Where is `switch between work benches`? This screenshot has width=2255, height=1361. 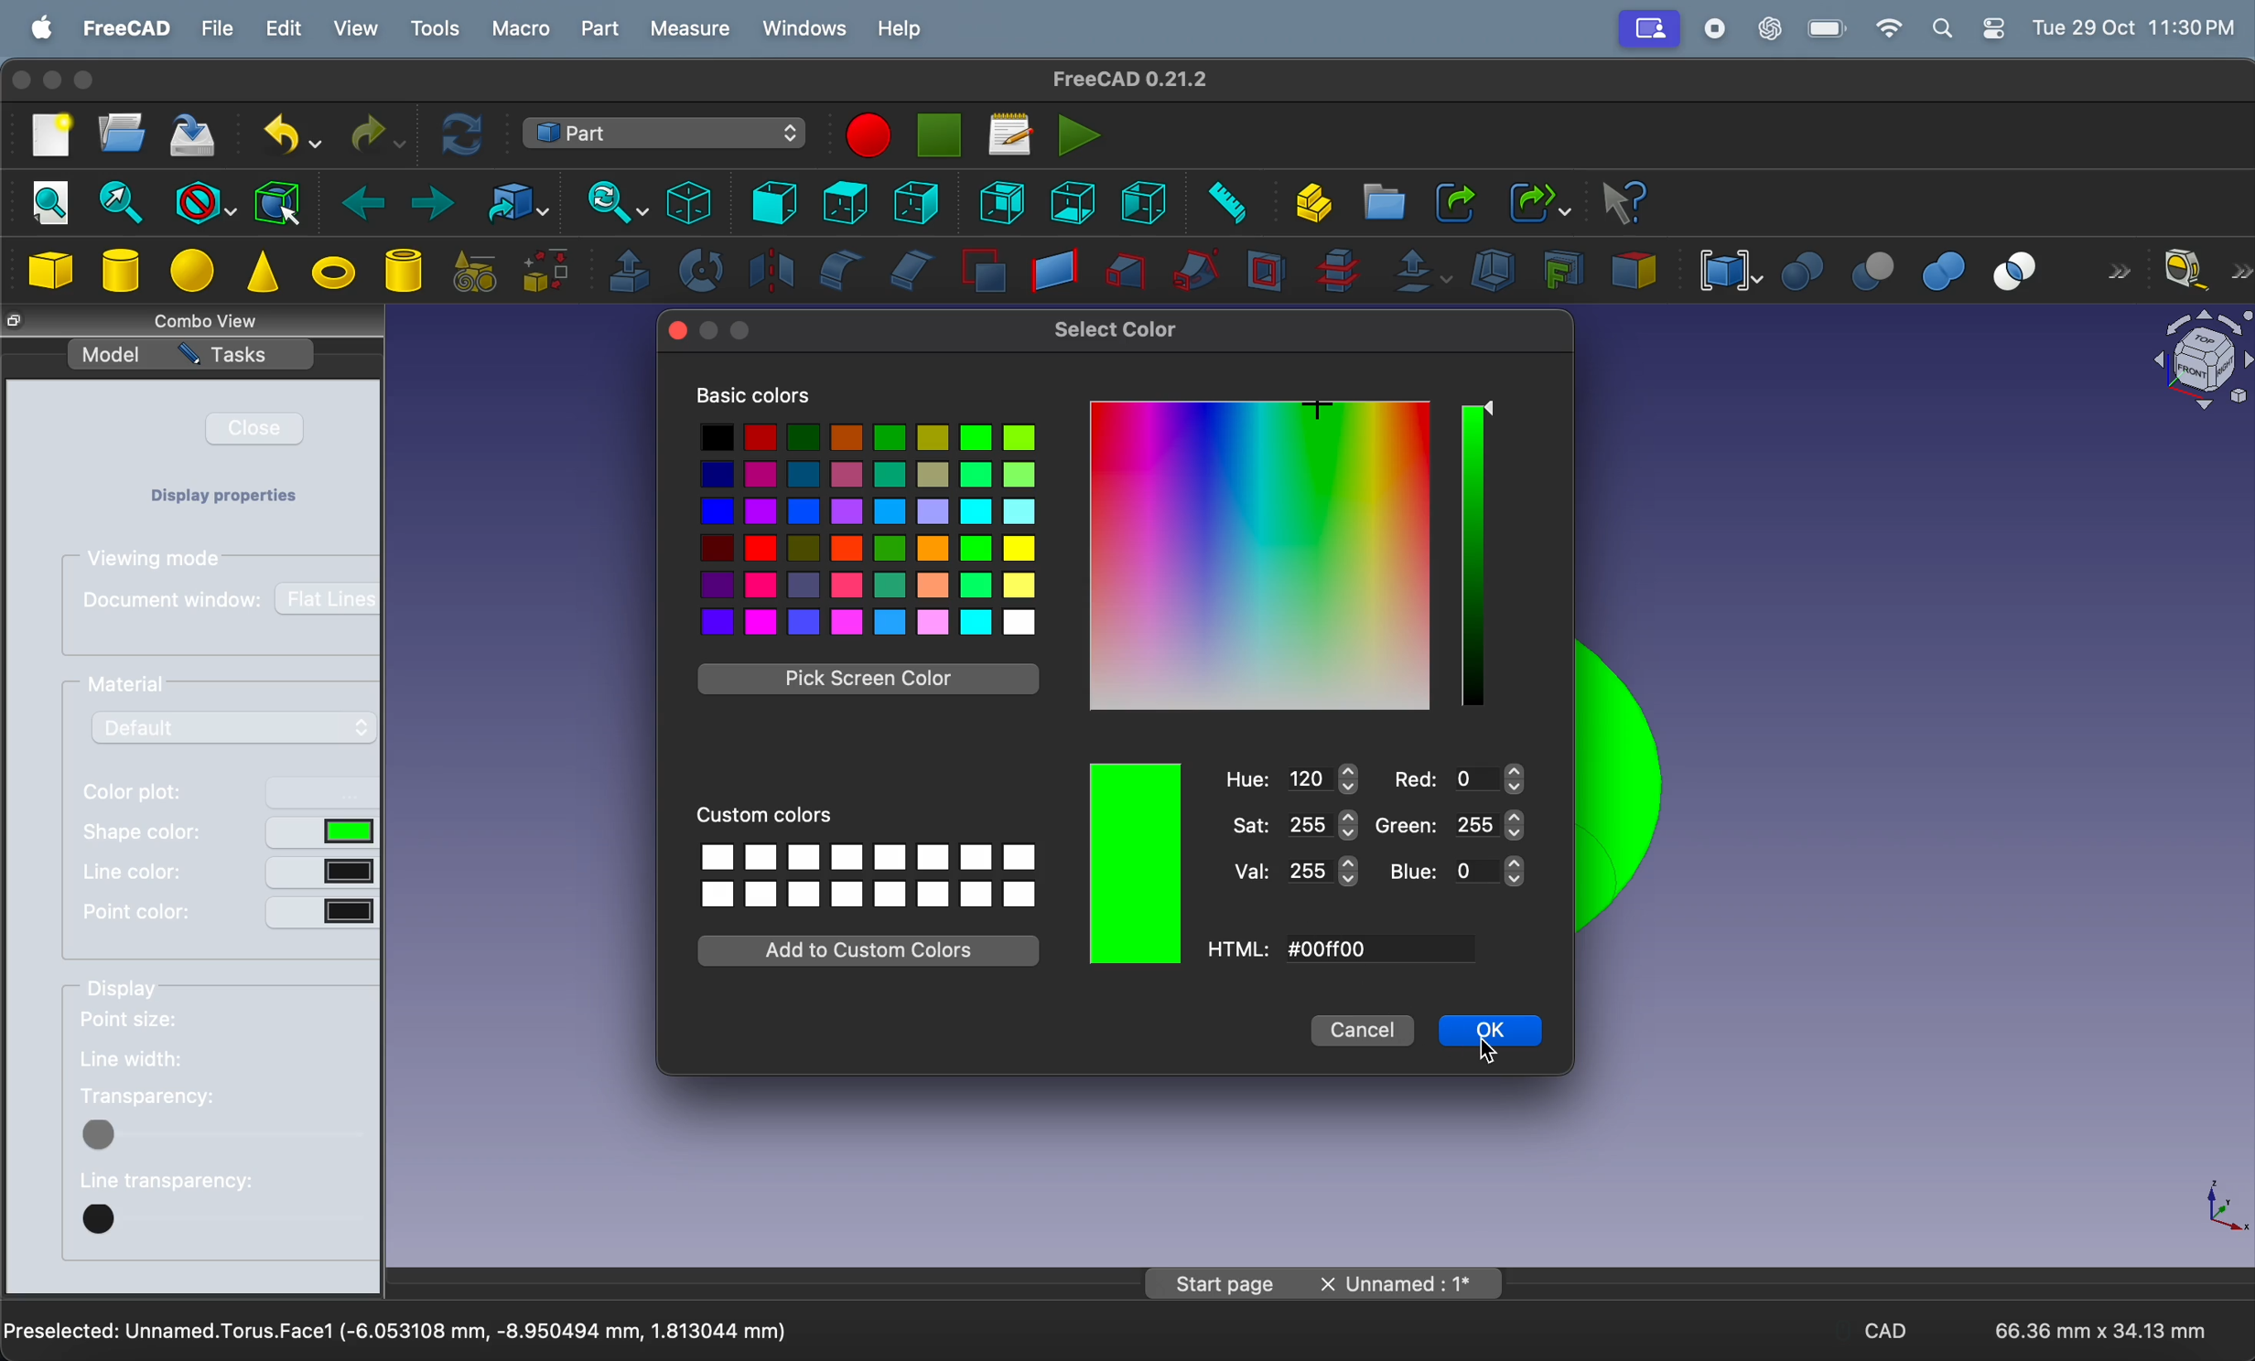
switch between work benches is located at coordinates (665, 134).